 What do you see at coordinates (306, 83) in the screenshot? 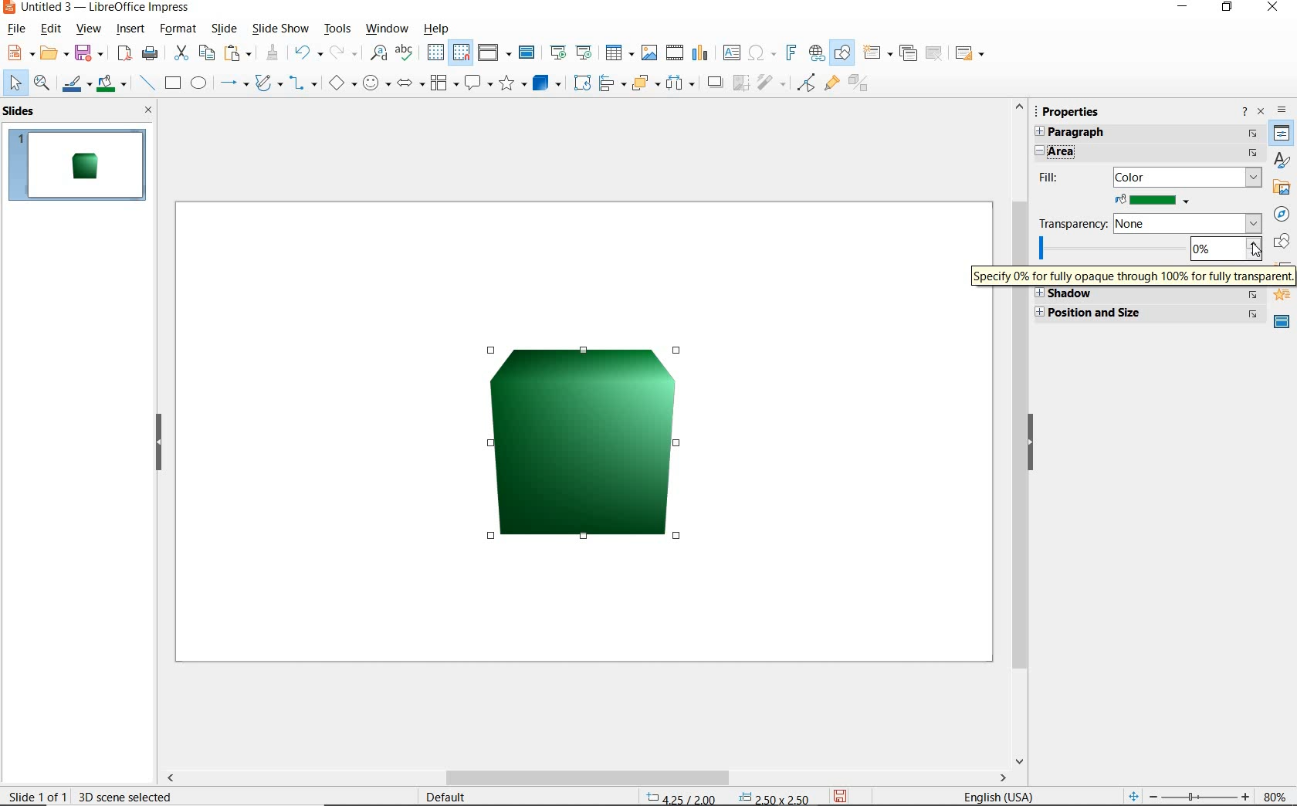
I see `connectors` at bounding box center [306, 83].